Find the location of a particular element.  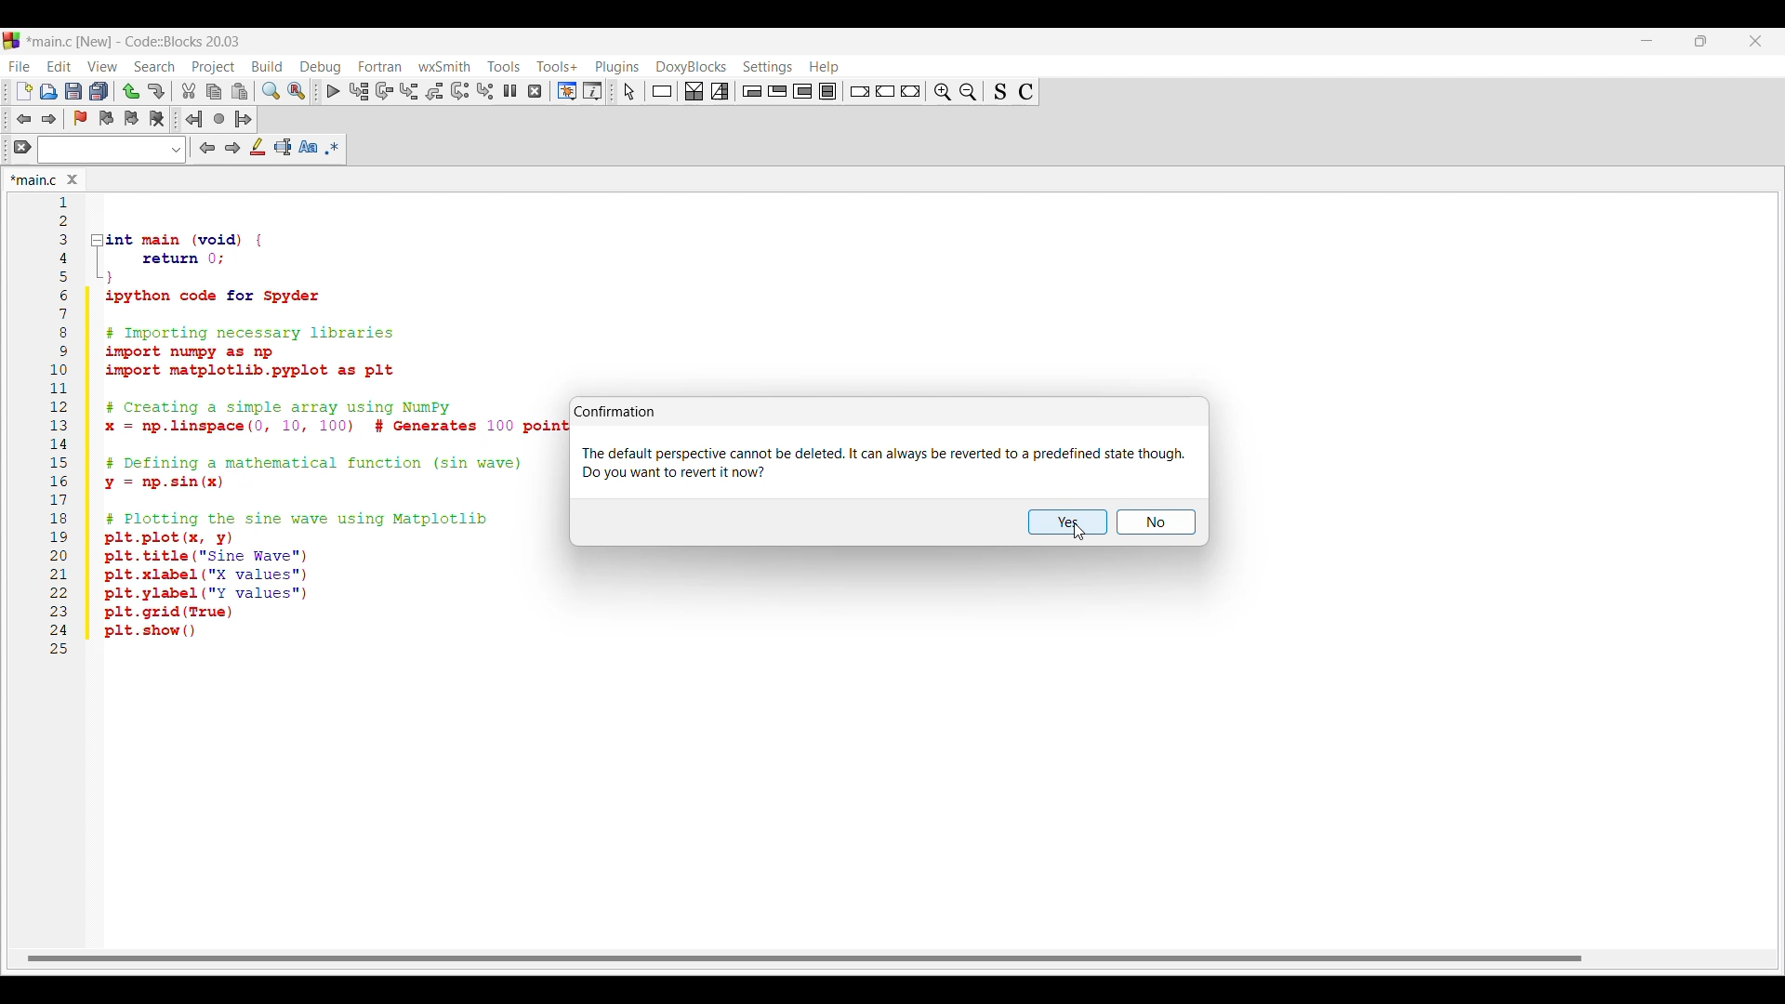

Debug/Continue is located at coordinates (334, 91).